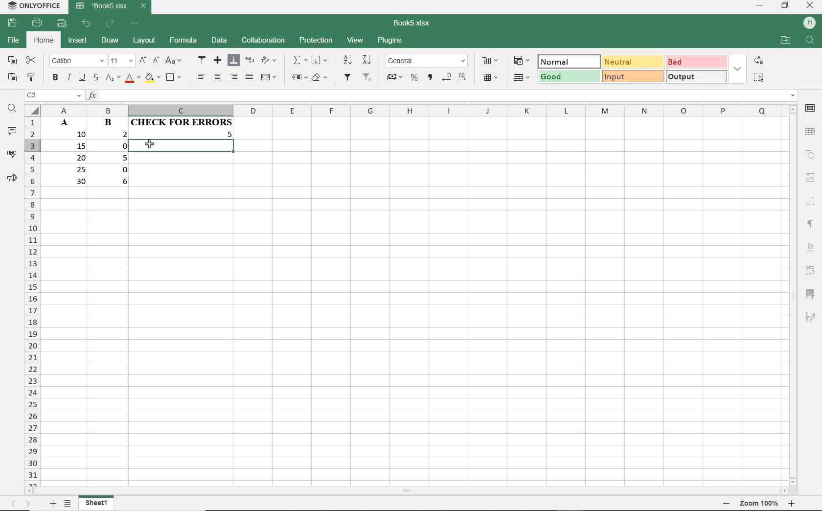  I want to click on CHANGE CASE, so click(174, 61).